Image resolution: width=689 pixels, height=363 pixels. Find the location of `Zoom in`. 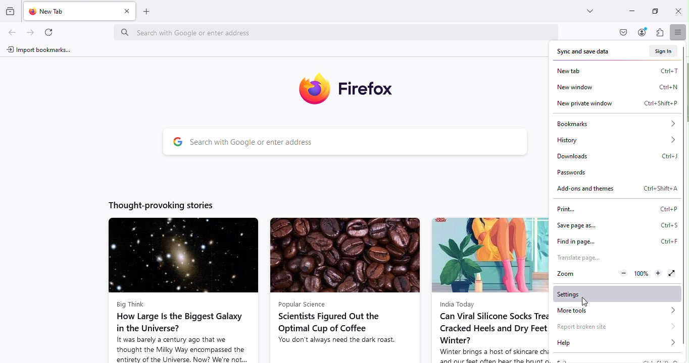

Zoom in is located at coordinates (656, 274).